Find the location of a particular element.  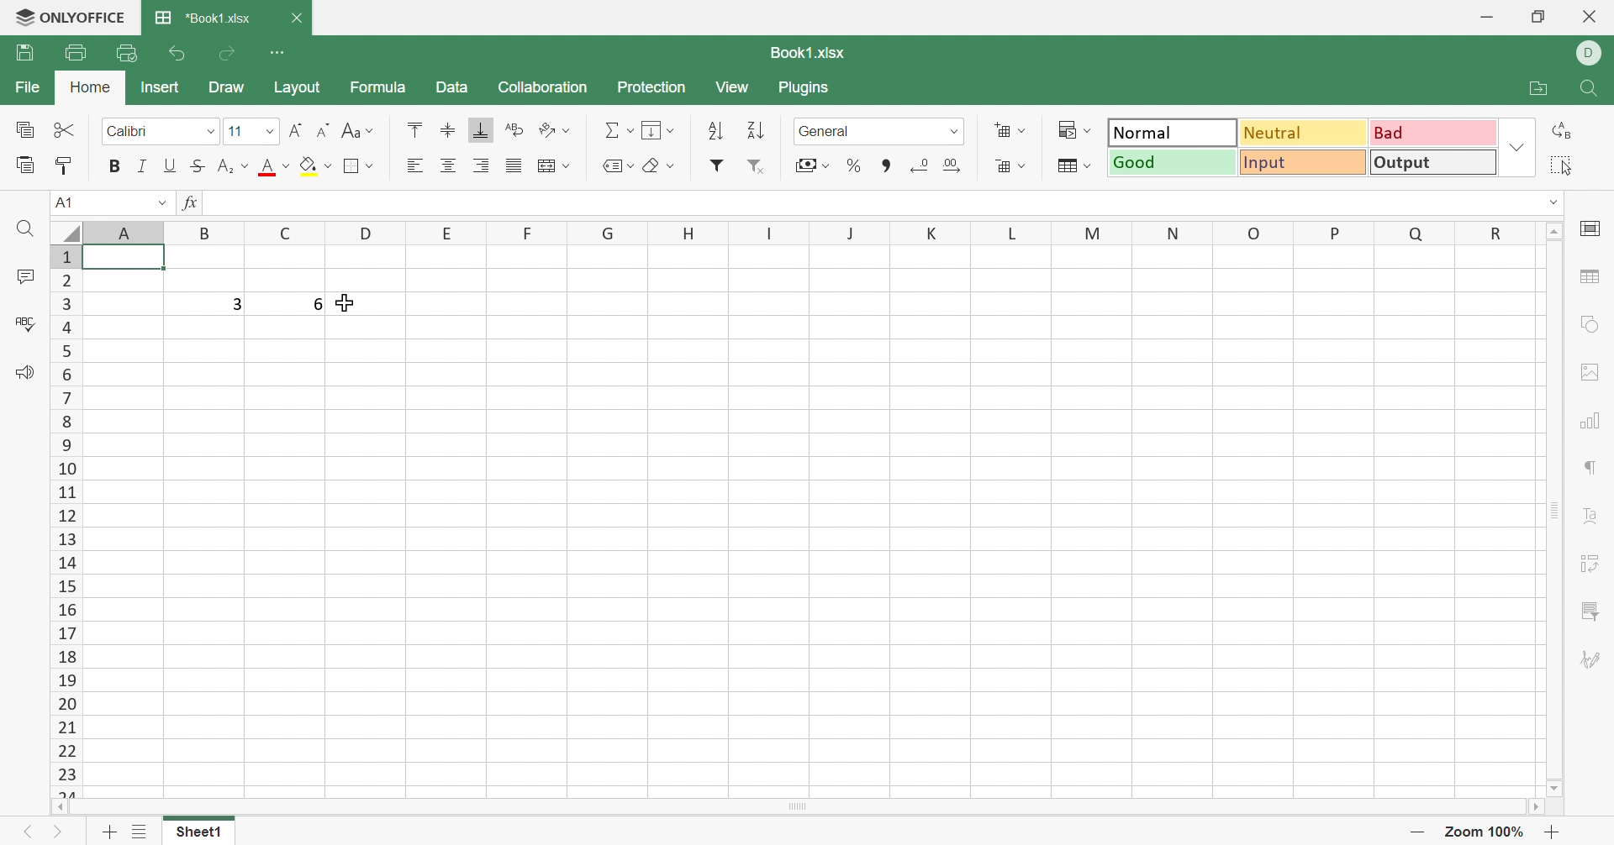

Justified is located at coordinates (514, 166).